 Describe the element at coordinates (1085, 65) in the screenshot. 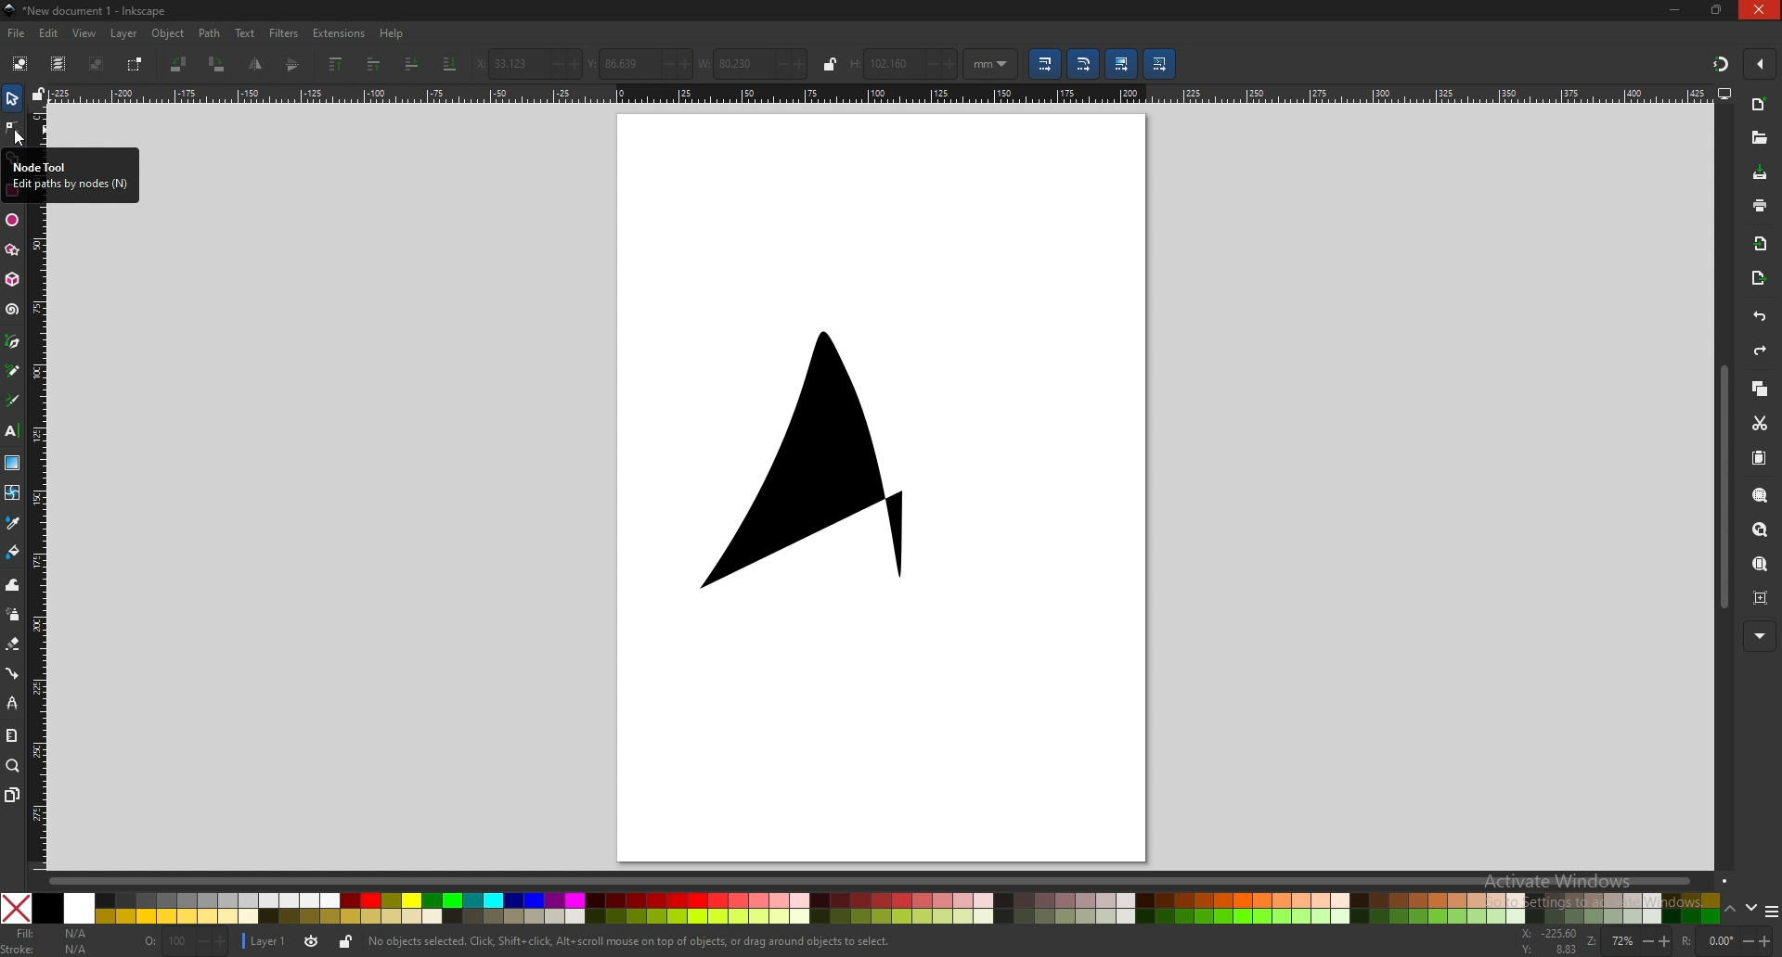

I see `scale radii` at that location.